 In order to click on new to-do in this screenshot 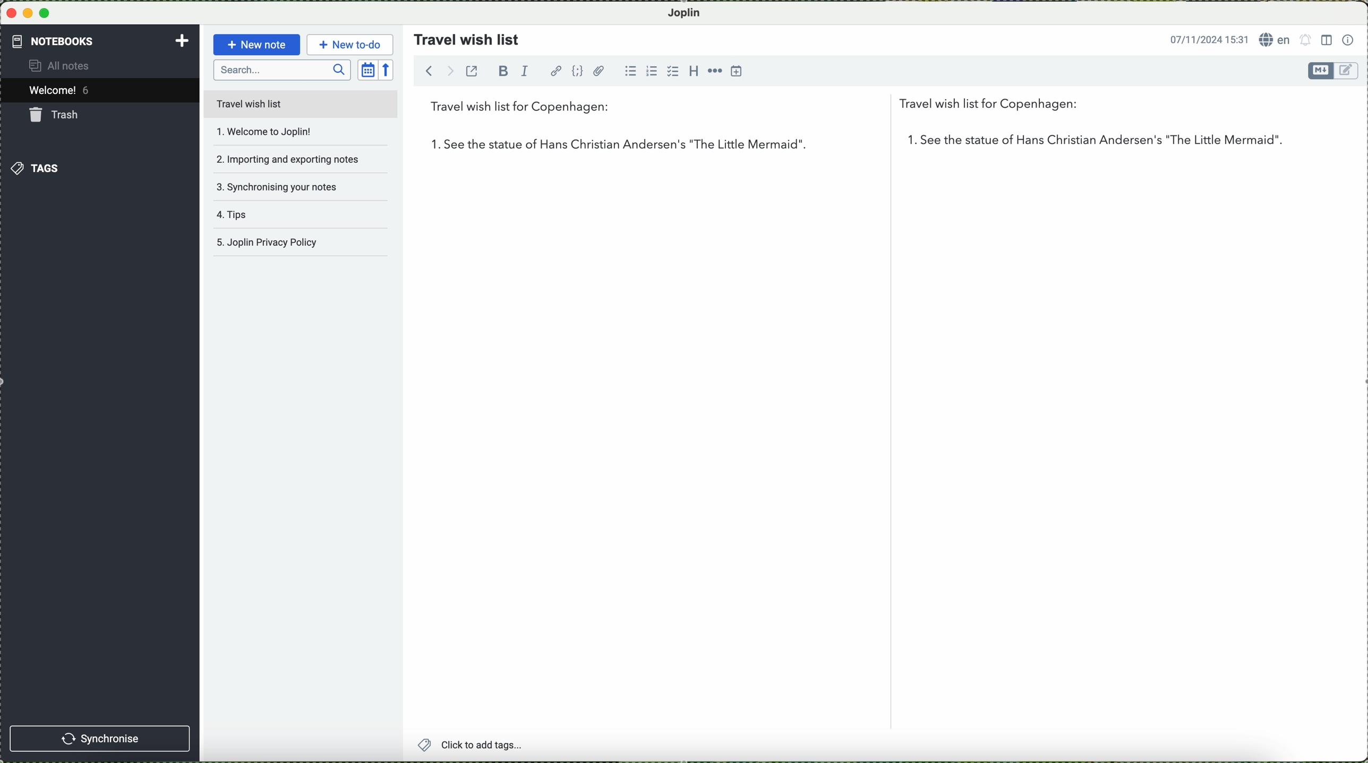, I will do `click(349, 43)`.